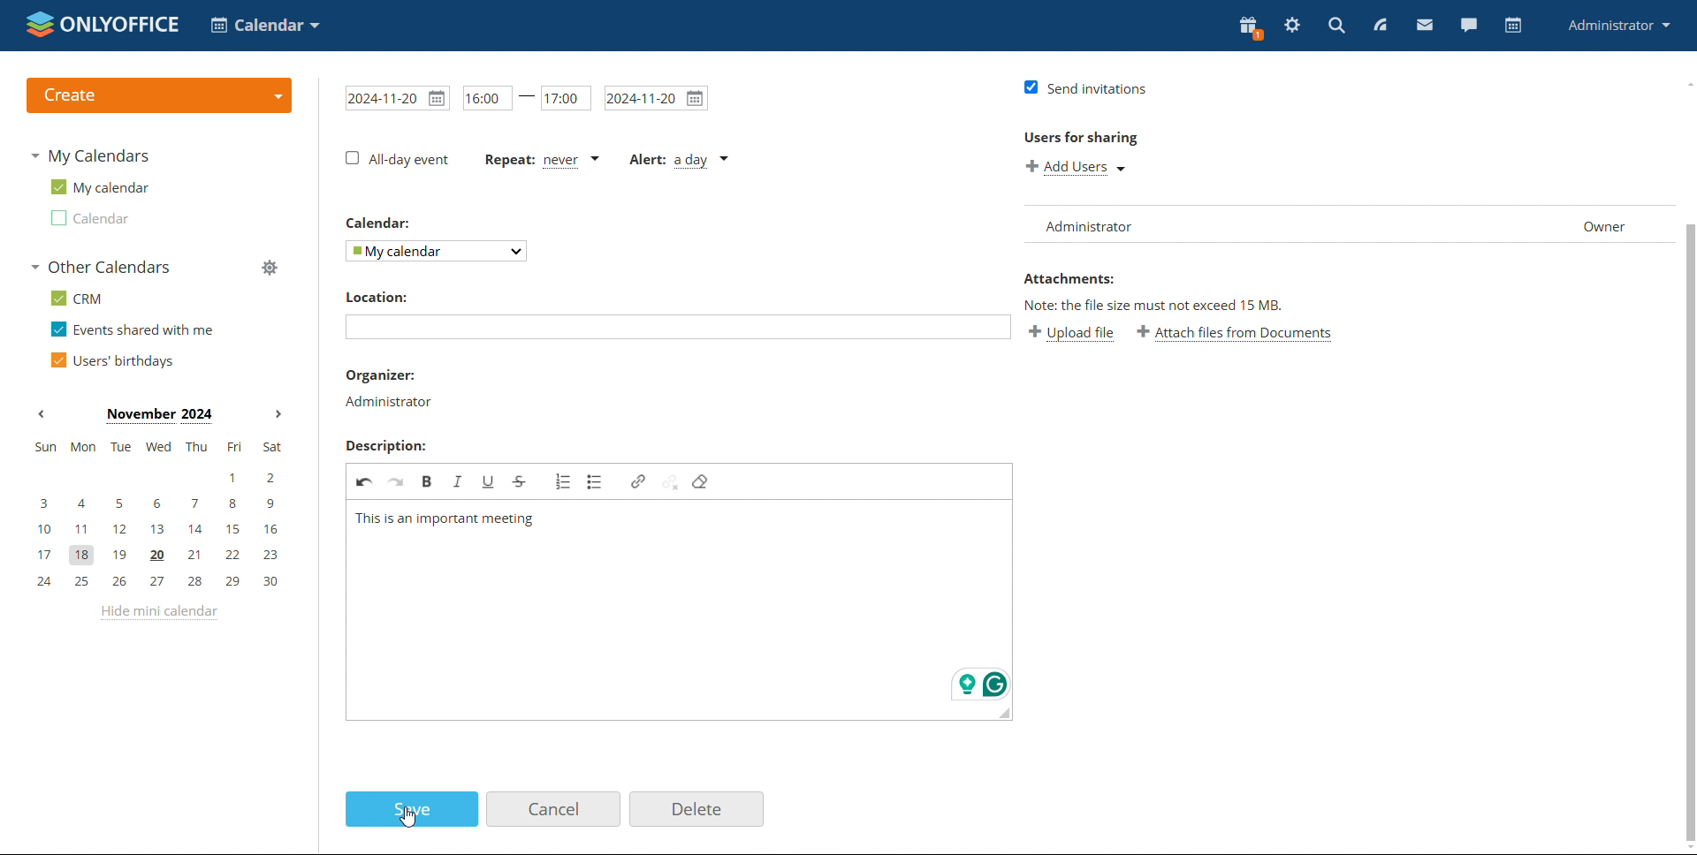 The image size is (1697, 855). What do you see at coordinates (1252, 26) in the screenshot?
I see `present` at bounding box center [1252, 26].